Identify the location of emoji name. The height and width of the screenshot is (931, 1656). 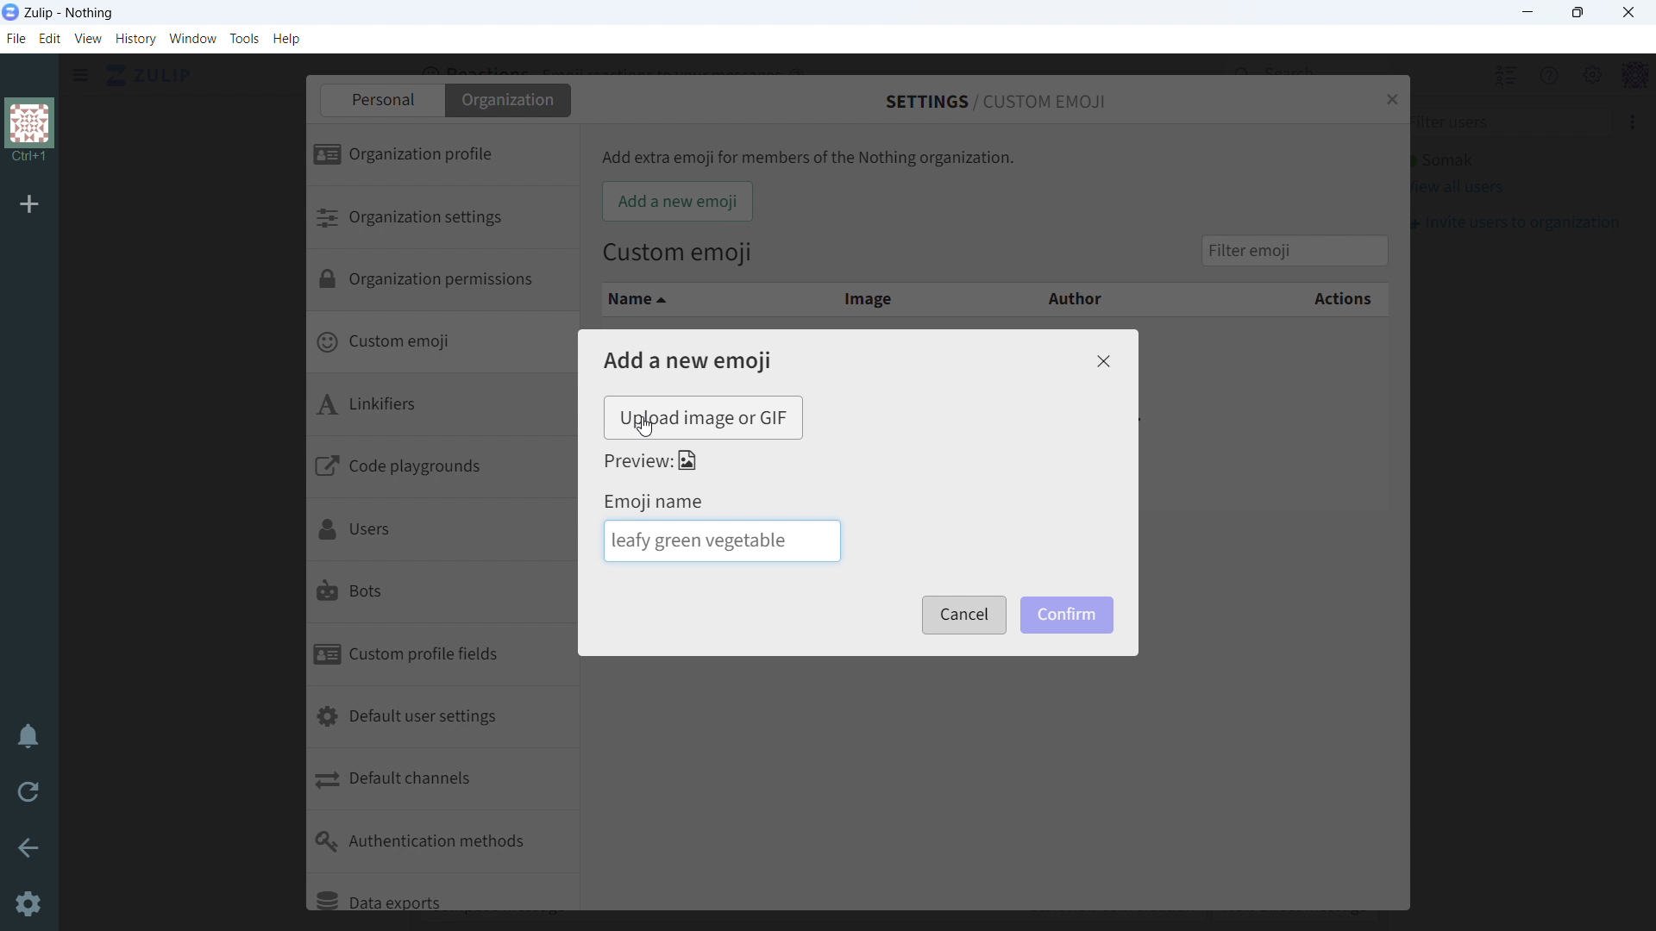
(654, 503).